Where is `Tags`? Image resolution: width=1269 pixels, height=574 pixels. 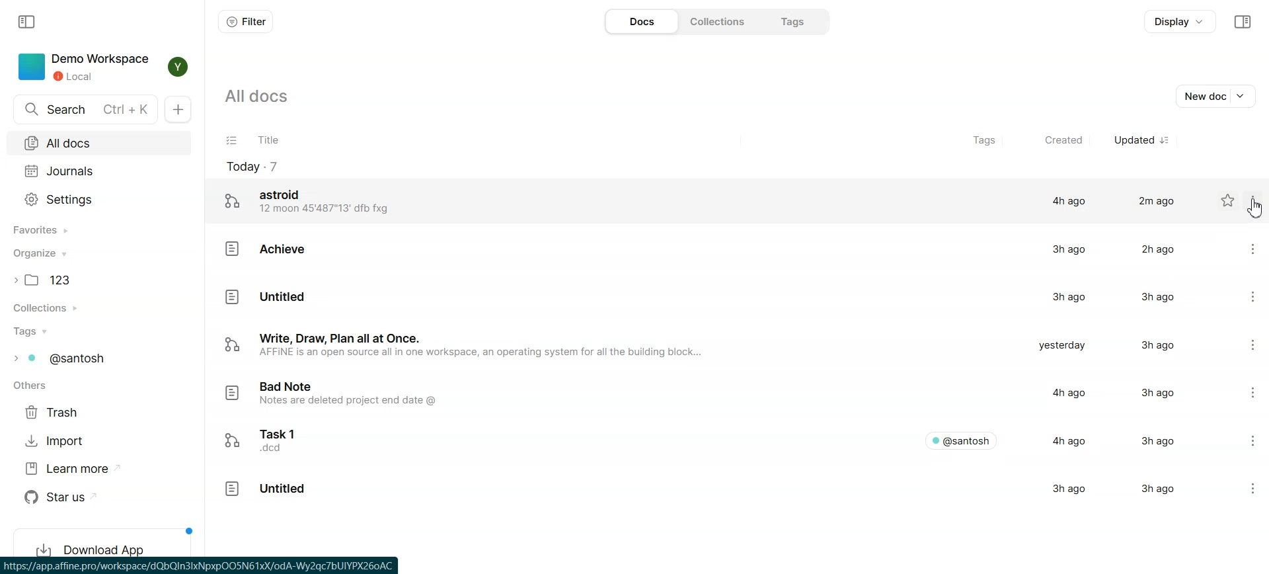 Tags is located at coordinates (98, 358).